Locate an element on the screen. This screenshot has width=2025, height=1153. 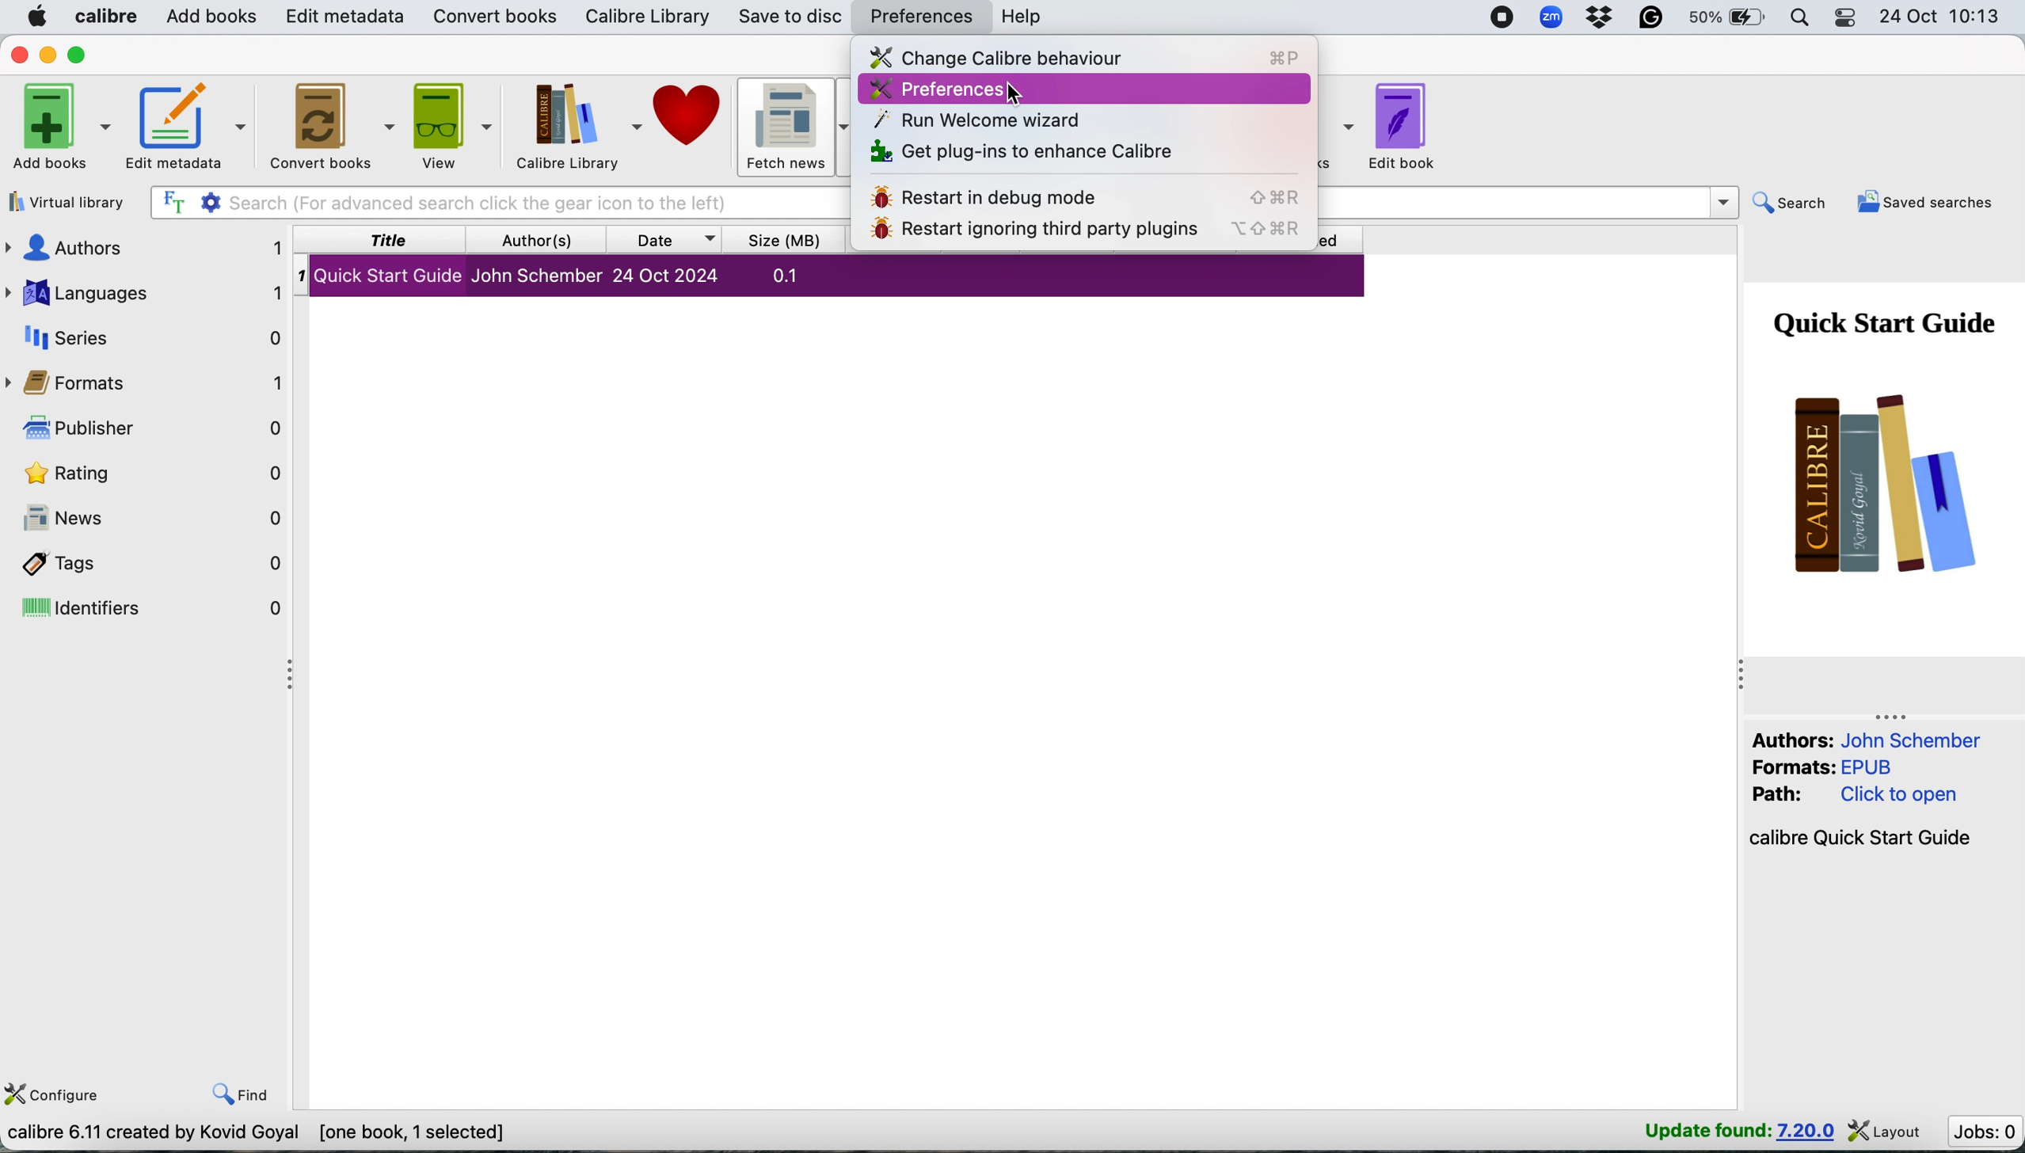
layout is located at coordinates (1887, 1133).